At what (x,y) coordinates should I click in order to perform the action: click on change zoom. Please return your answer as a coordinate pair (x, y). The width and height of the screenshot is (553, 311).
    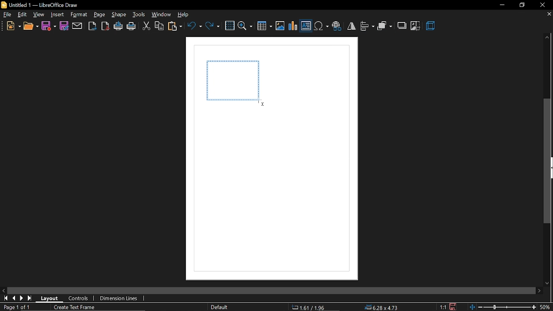
    Looking at the image, I should click on (504, 307).